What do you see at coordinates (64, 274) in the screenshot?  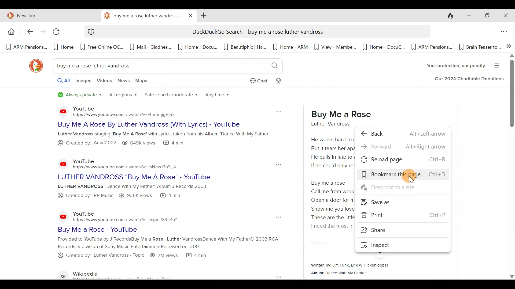 I see `Wikipedia logo` at bounding box center [64, 274].